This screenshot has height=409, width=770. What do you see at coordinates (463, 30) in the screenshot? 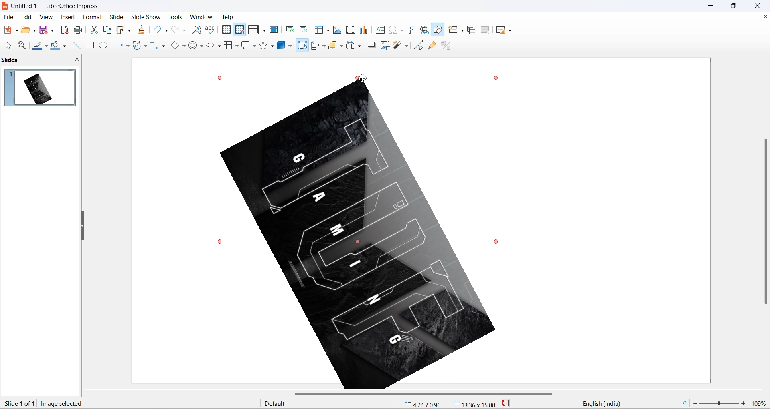
I see `new slide options` at bounding box center [463, 30].